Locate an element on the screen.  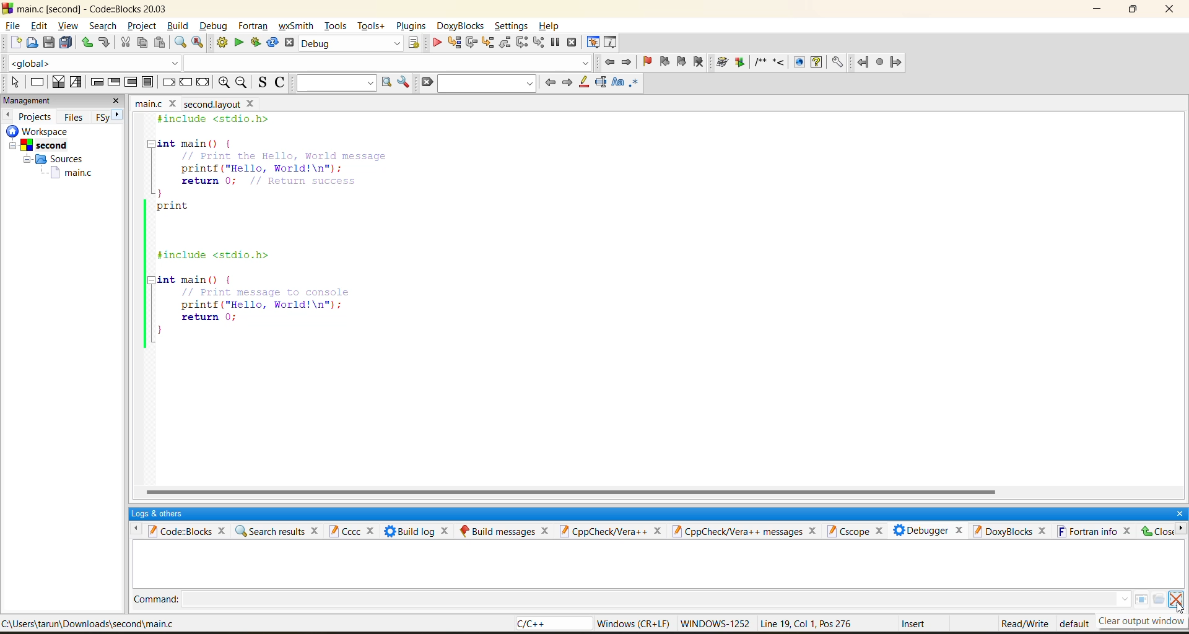
minimize is located at coordinates (1099, 12).